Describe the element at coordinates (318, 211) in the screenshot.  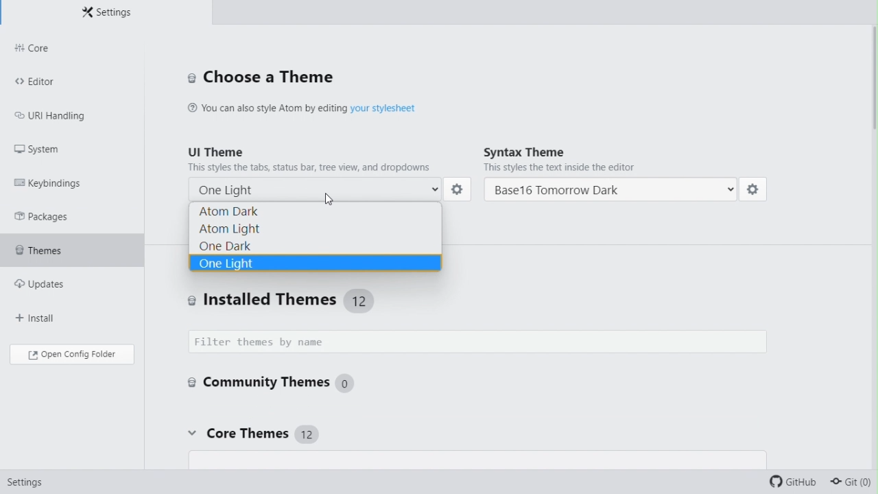
I see `atom dark` at that location.